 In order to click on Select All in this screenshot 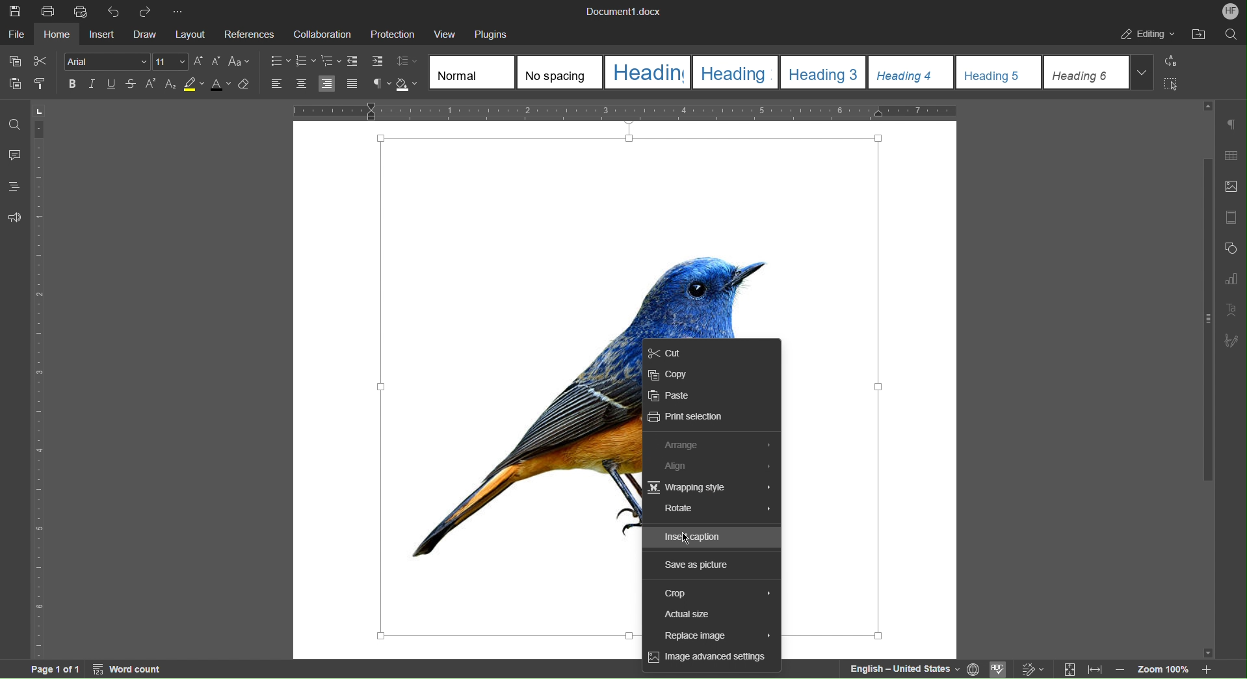, I will do `click(1170, 85)`.